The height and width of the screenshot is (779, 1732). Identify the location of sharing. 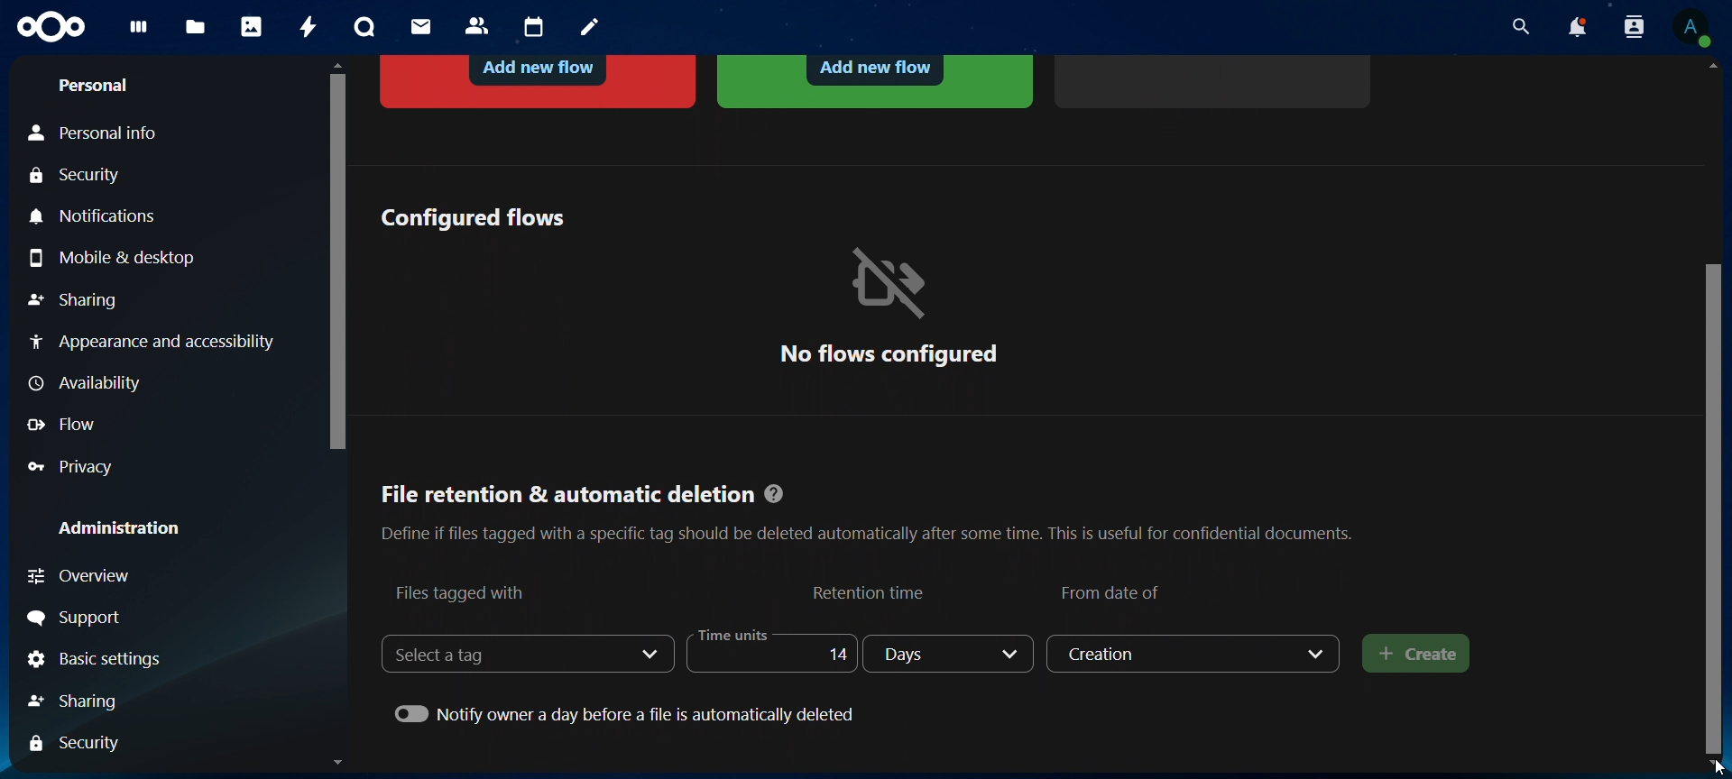
(73, 302).